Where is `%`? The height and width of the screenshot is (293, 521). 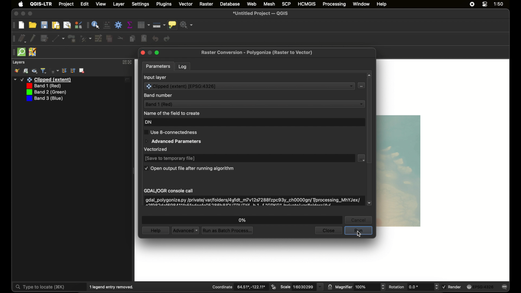
% is located at coordinates (243, 220).